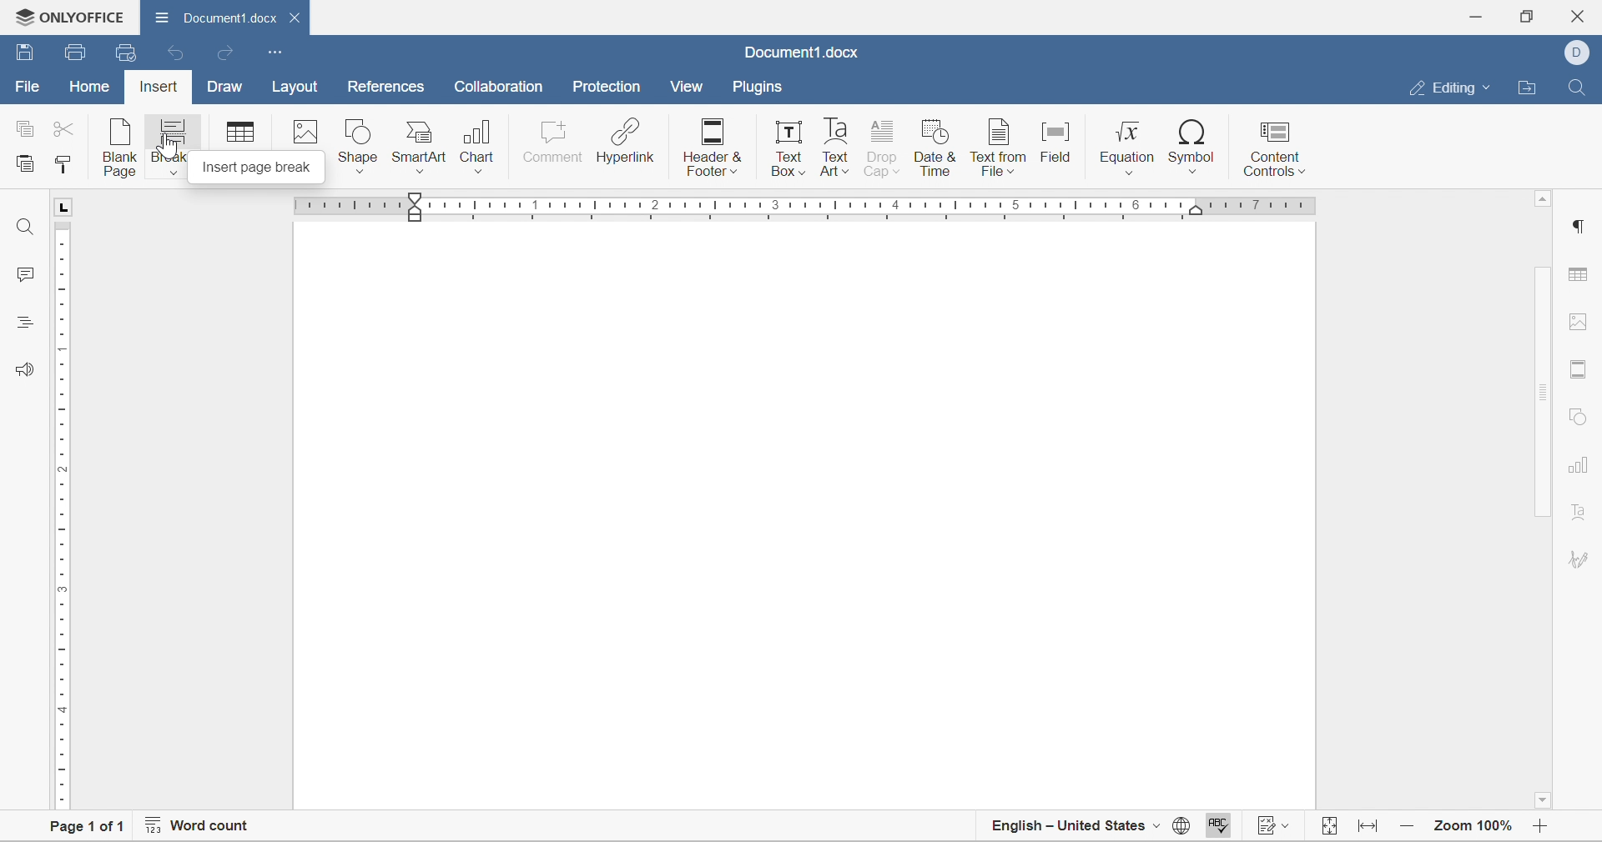 The height and width of the screenshot is (842, 1602). What do you see at coordinates (27, 166) in the screenshot?
I see `Paste` at bounding box center [27, 166].